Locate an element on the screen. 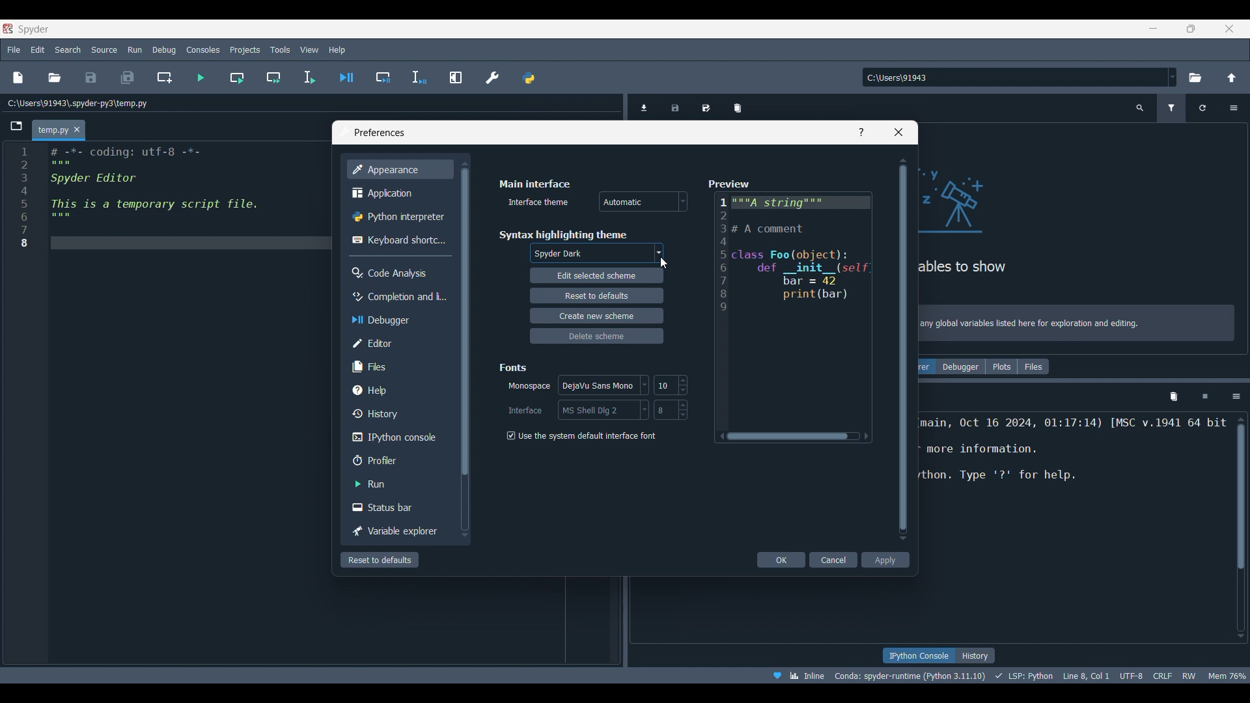 This screenshot has width=1250, height=703. Edit menu is located at coordinates (38, 49).